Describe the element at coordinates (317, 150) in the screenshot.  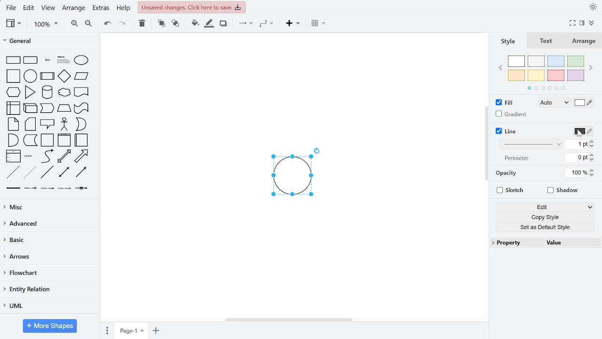
I see `rotate diagram` at that location.